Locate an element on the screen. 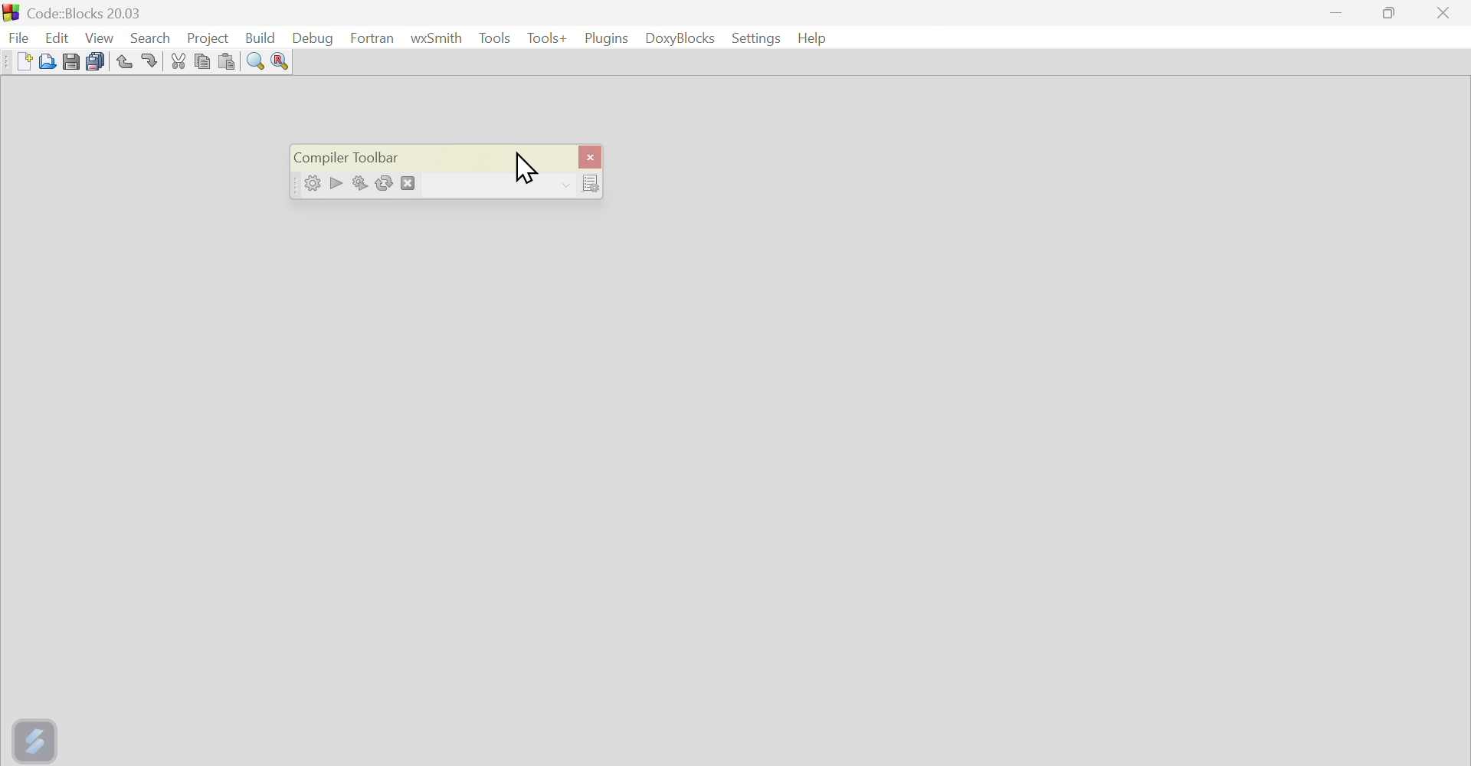  Open is located at coordinates (44, 61).